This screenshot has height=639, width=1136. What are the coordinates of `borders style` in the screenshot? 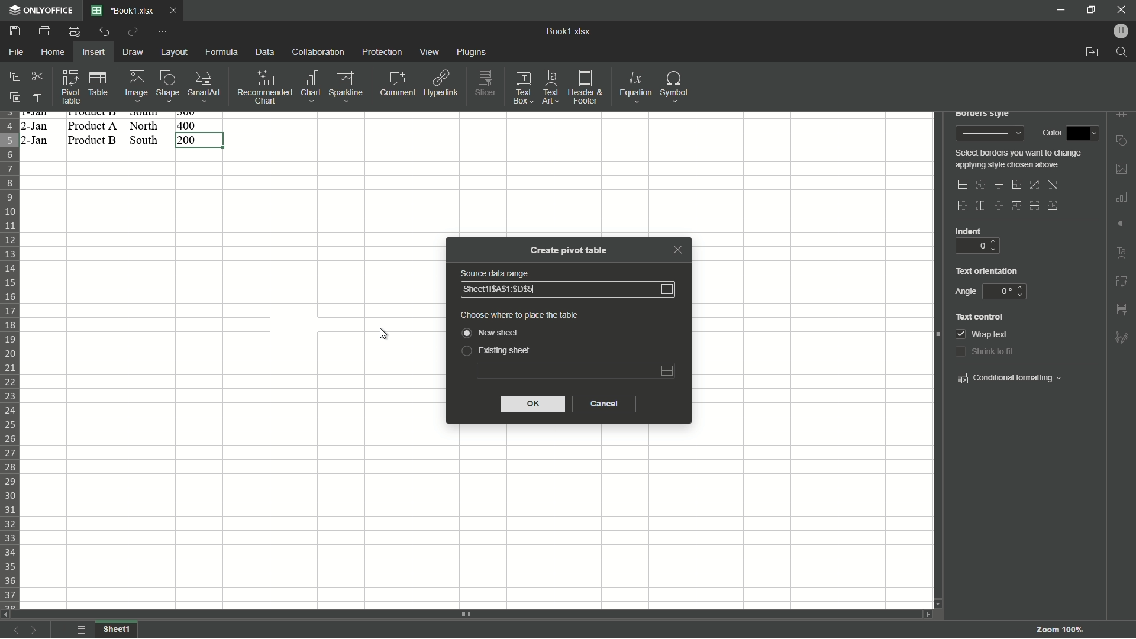 It's located at (982, 115).